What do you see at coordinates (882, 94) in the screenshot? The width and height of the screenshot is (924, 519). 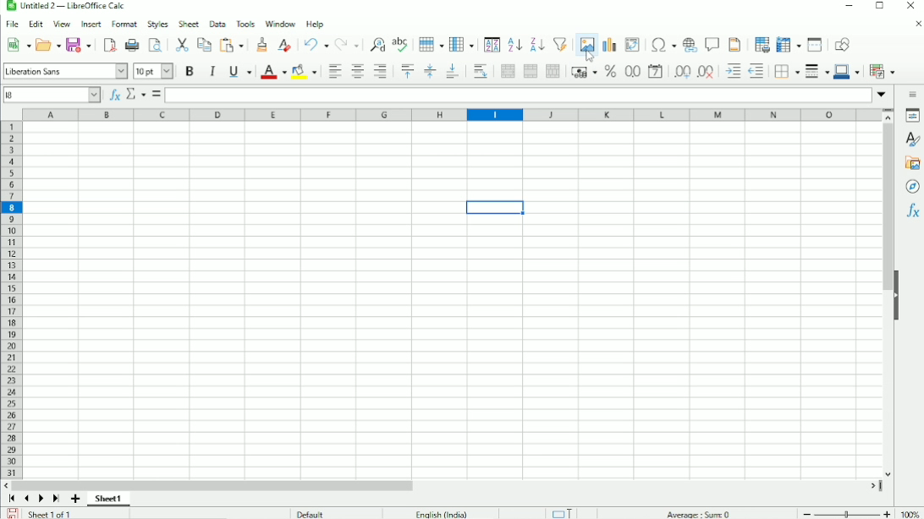 I see `Expand formula bar` at bounding box center [882, 94].